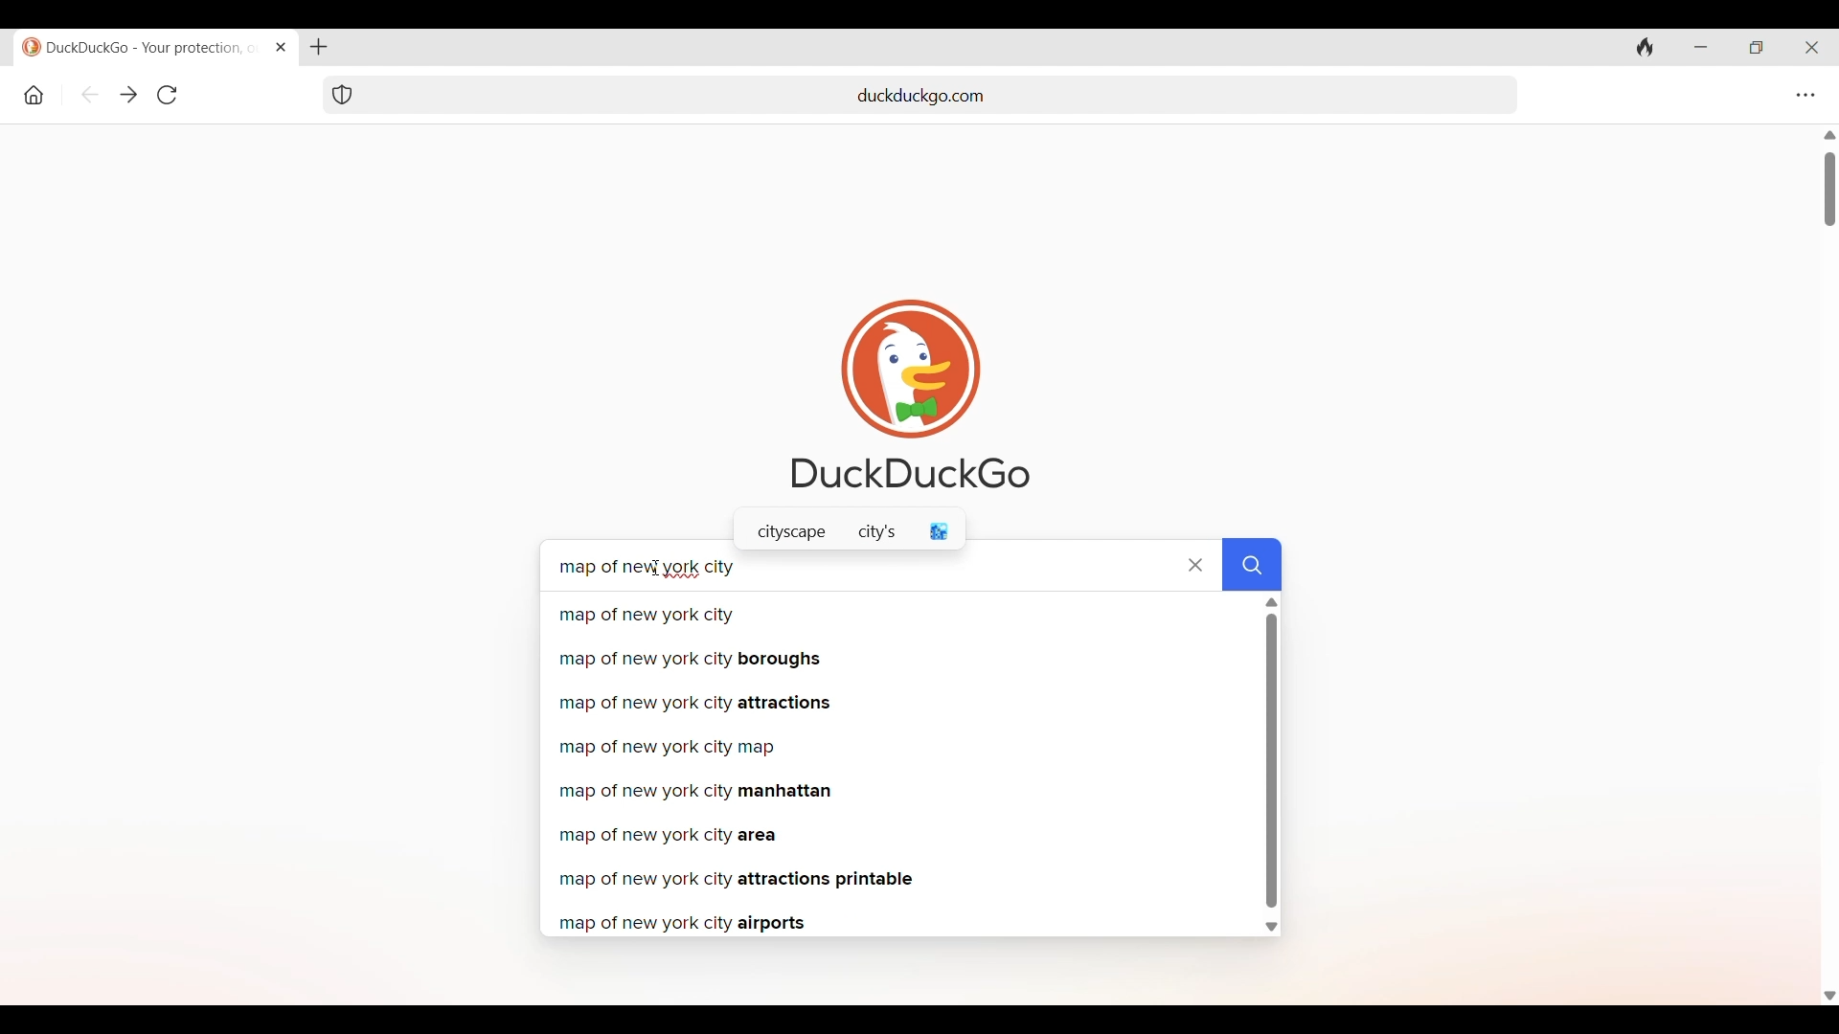  What do you see at coordinates (318, 47) in the screenshot?
I see `Add new tab` at bounding box center [318, 47].